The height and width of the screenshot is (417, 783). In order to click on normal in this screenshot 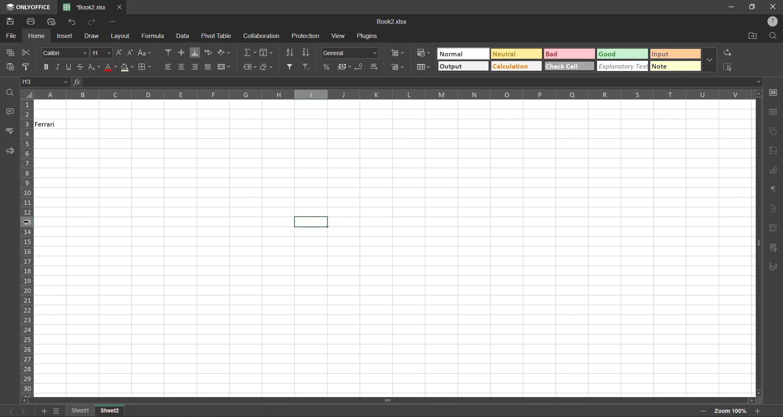, I will do `click(463, 54)`.